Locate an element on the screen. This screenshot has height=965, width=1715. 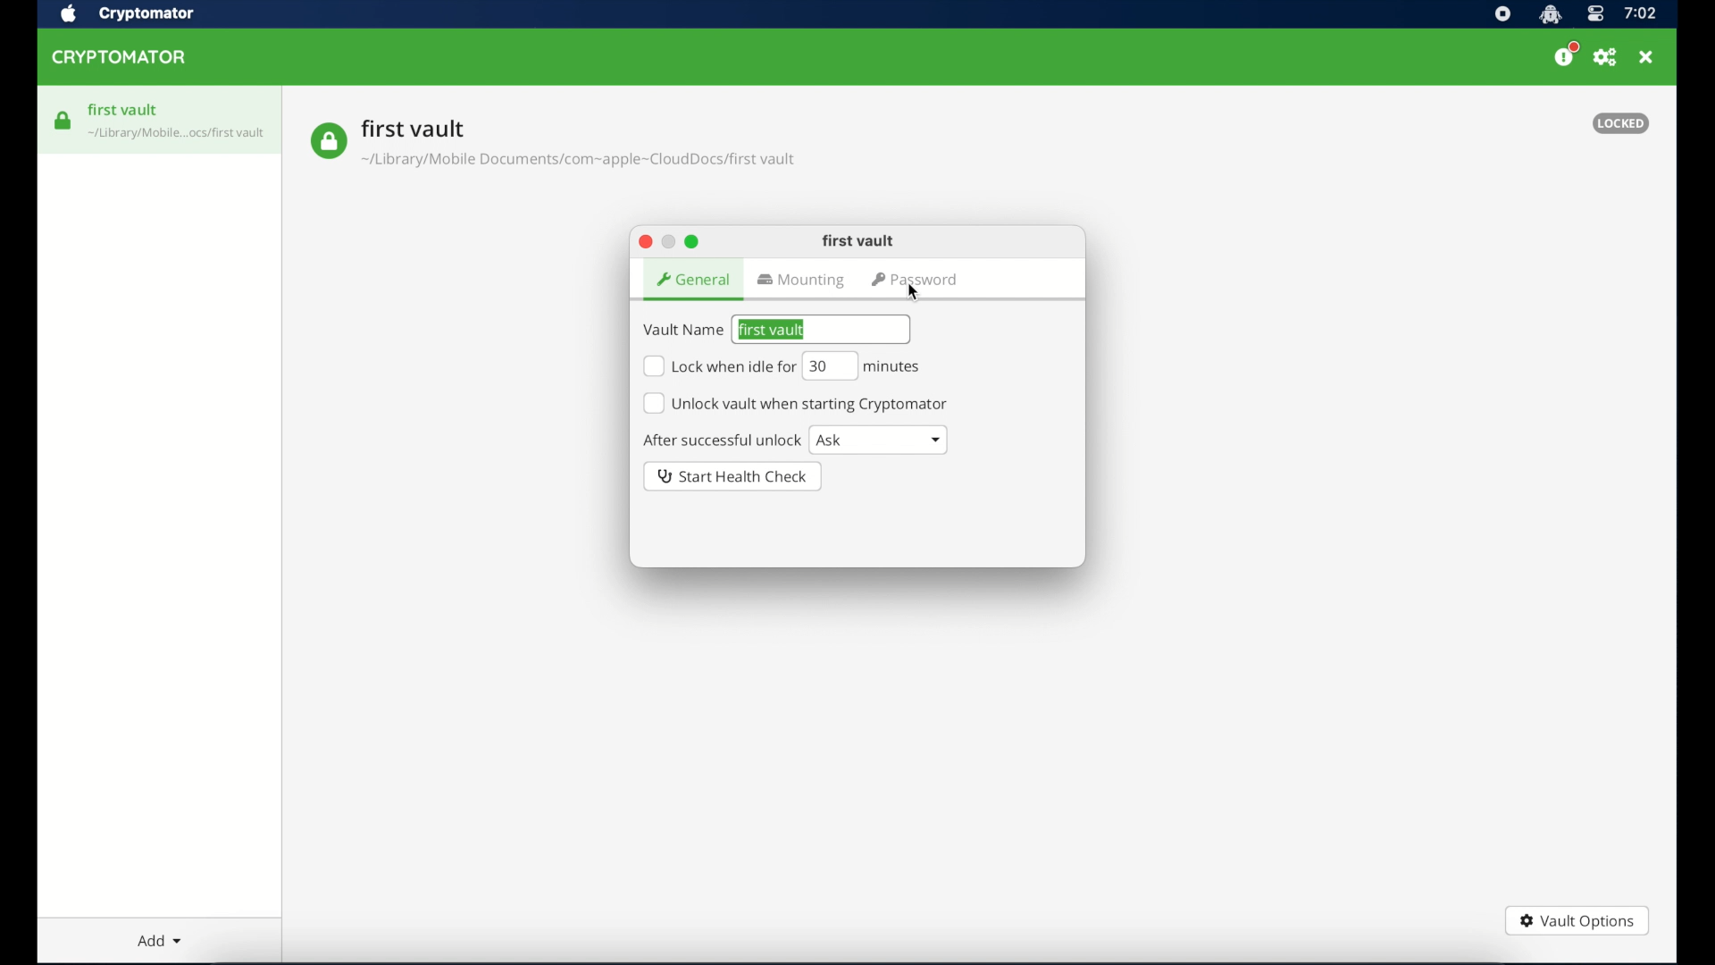
vault icon is located at coordinates (178, 136).